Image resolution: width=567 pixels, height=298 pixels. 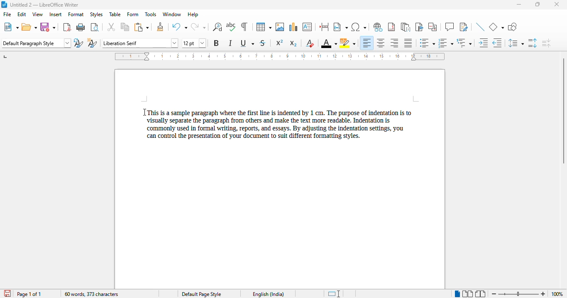 I want to click on print, so click(x=81, y=27).